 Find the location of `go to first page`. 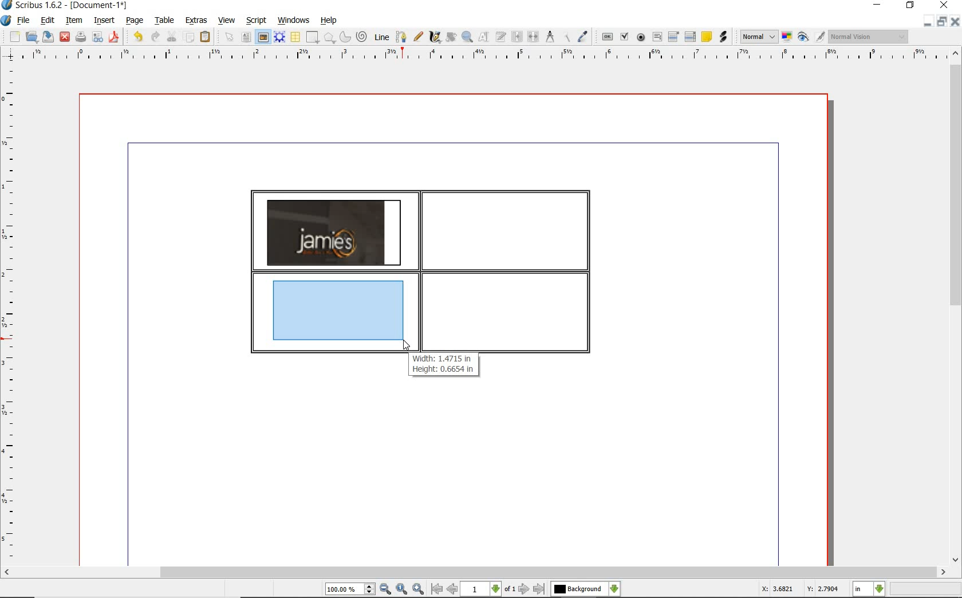

go to first page is located at coordinates (436, 589).